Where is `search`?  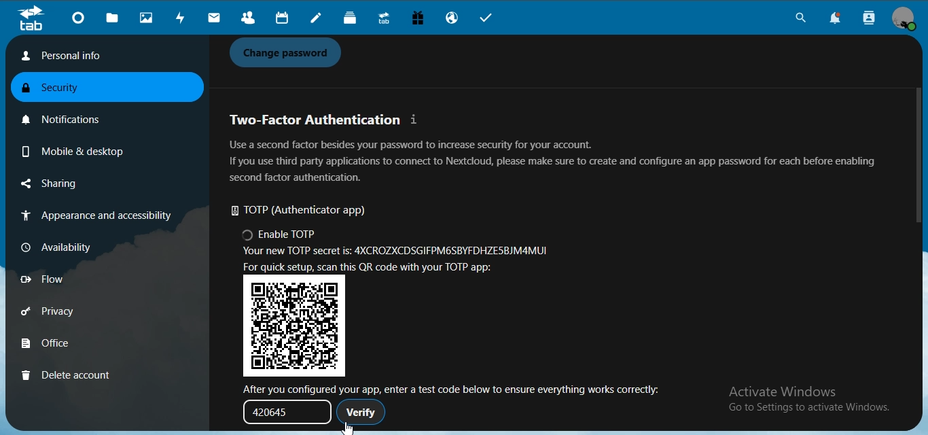
search is located at coordinates (798, 20).